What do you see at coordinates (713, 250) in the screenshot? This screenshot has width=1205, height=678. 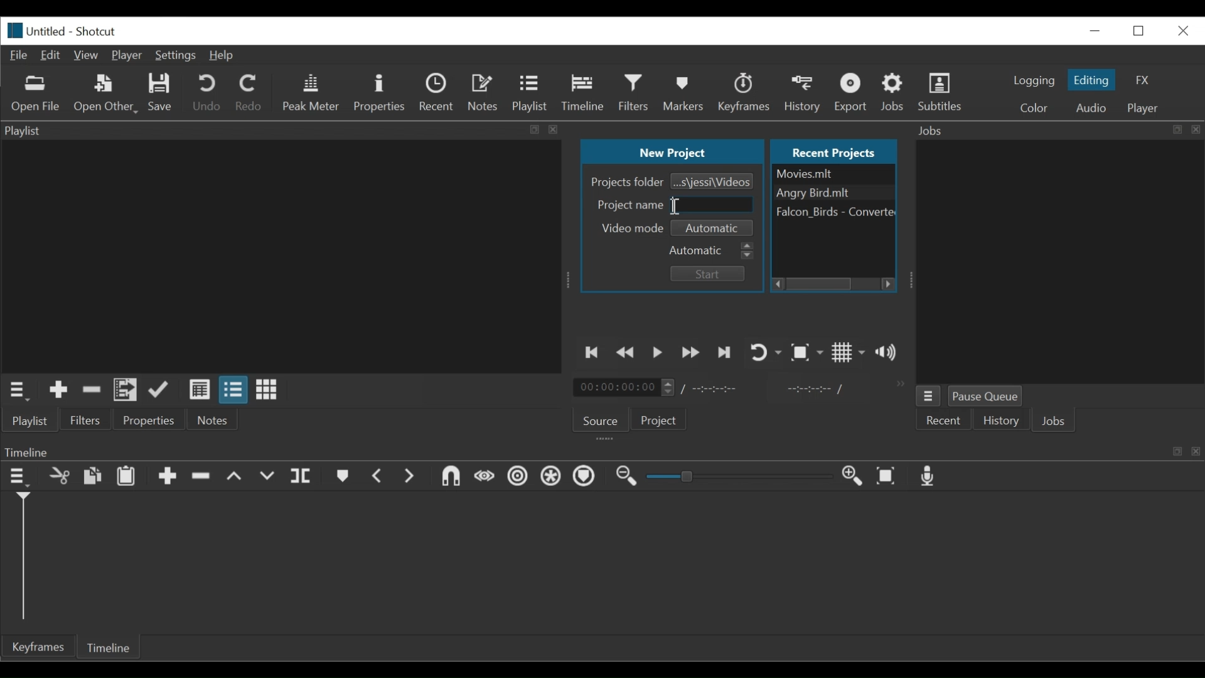 I see `Automatic` at bounding box center [713, 250].